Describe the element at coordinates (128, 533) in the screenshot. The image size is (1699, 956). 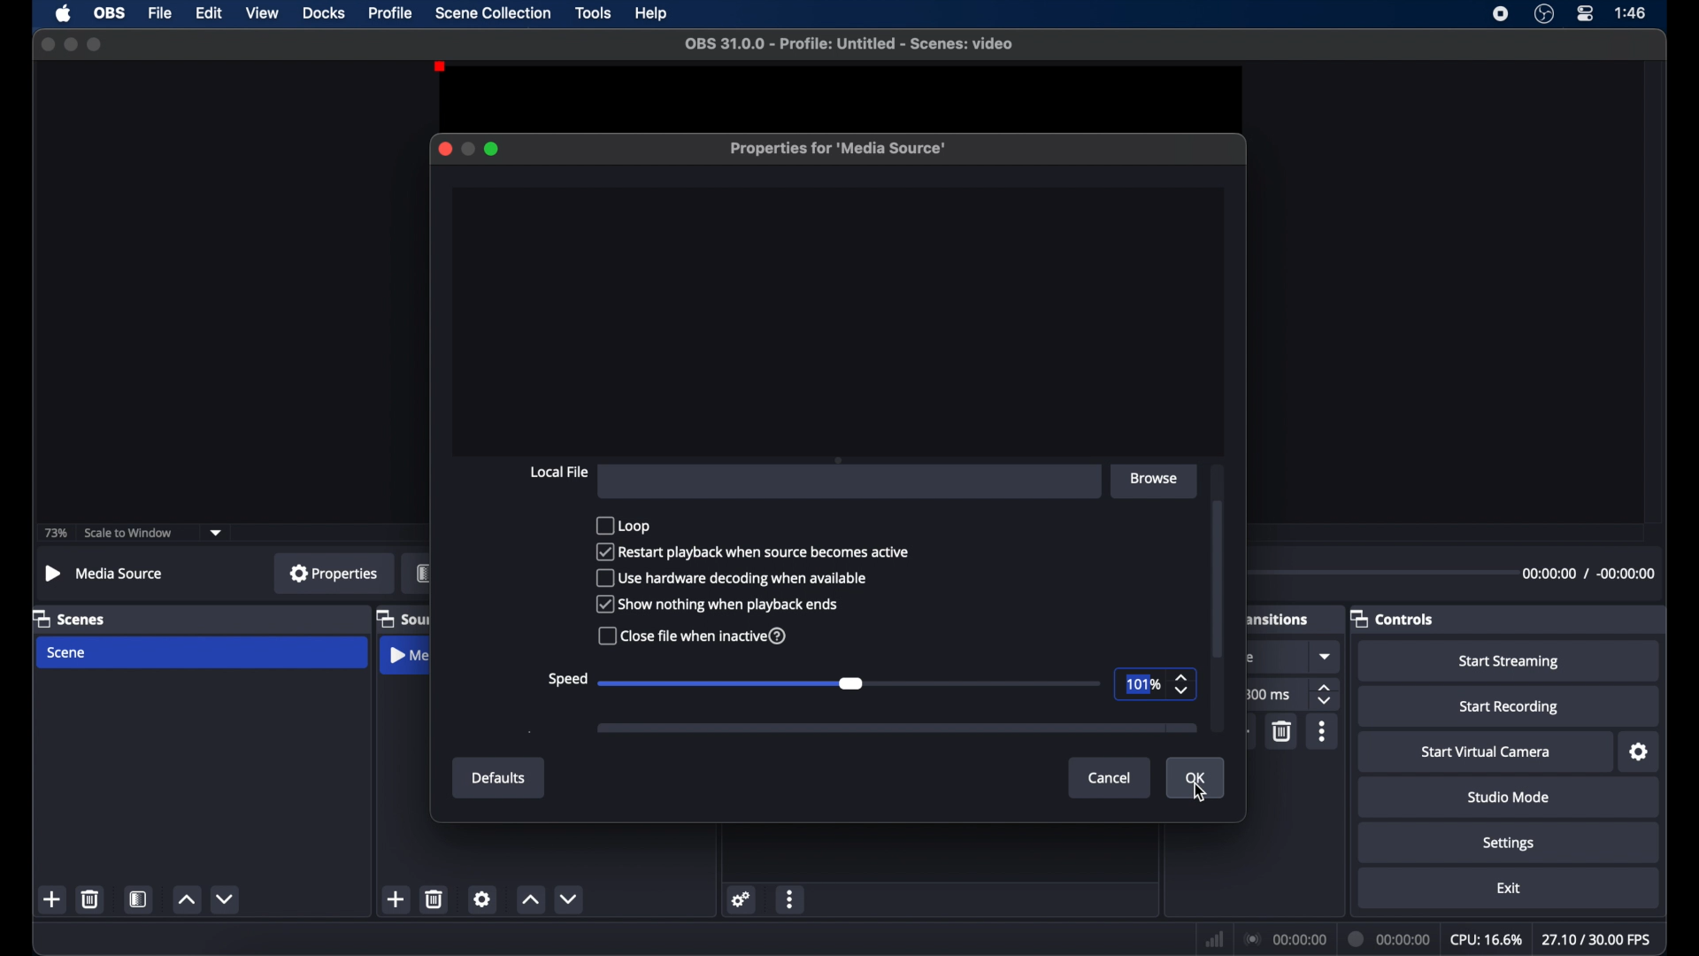
I see `scale to window` at that location.